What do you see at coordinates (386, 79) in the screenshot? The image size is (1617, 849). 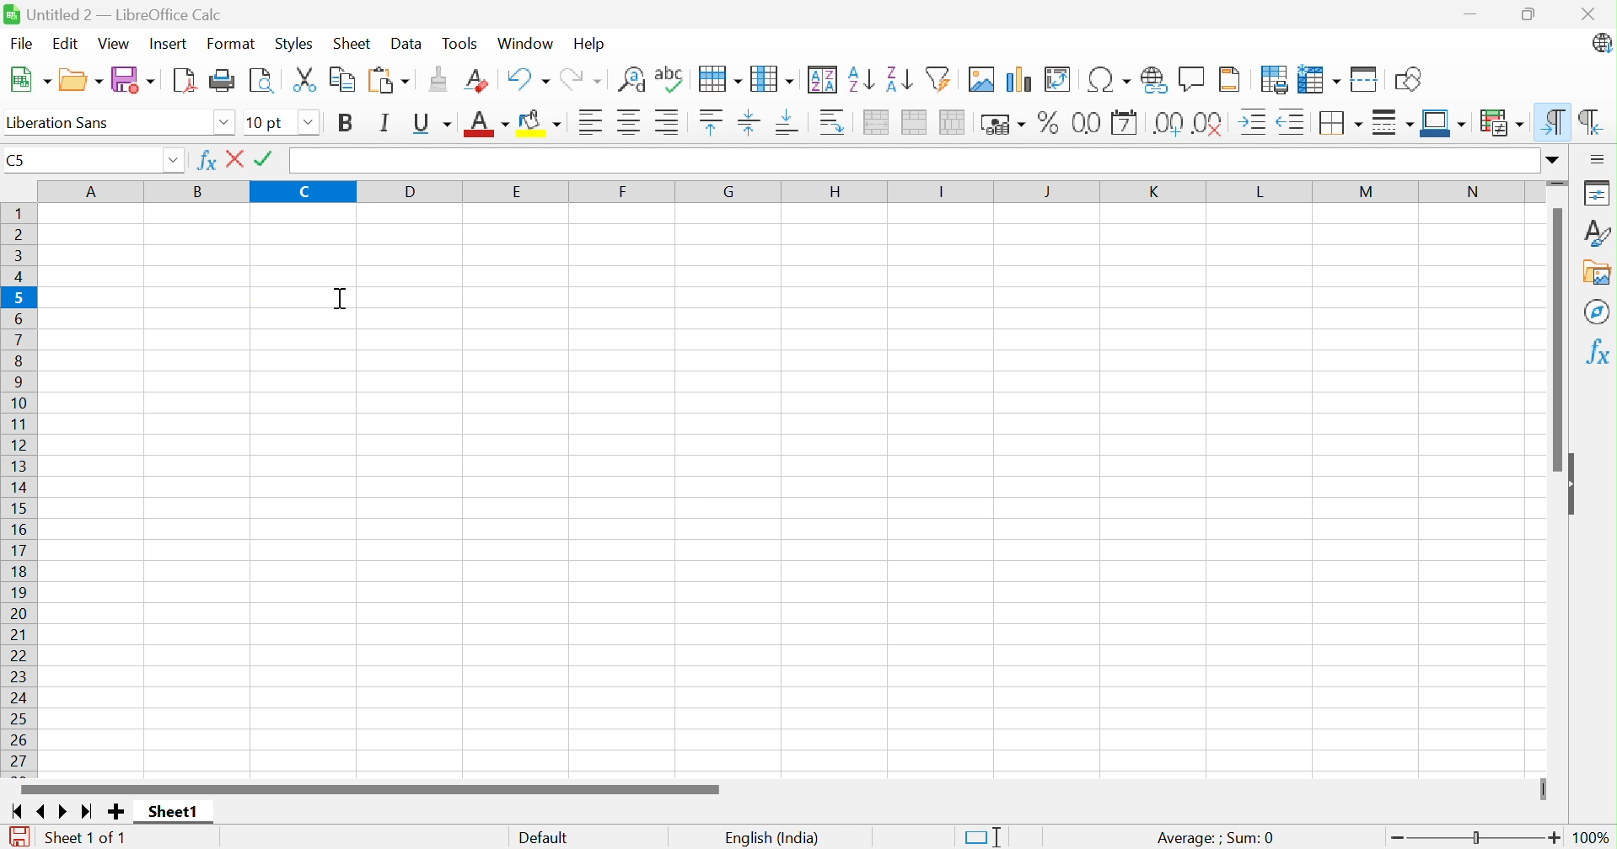 I see `Paste` at bounding box center [386, 79].